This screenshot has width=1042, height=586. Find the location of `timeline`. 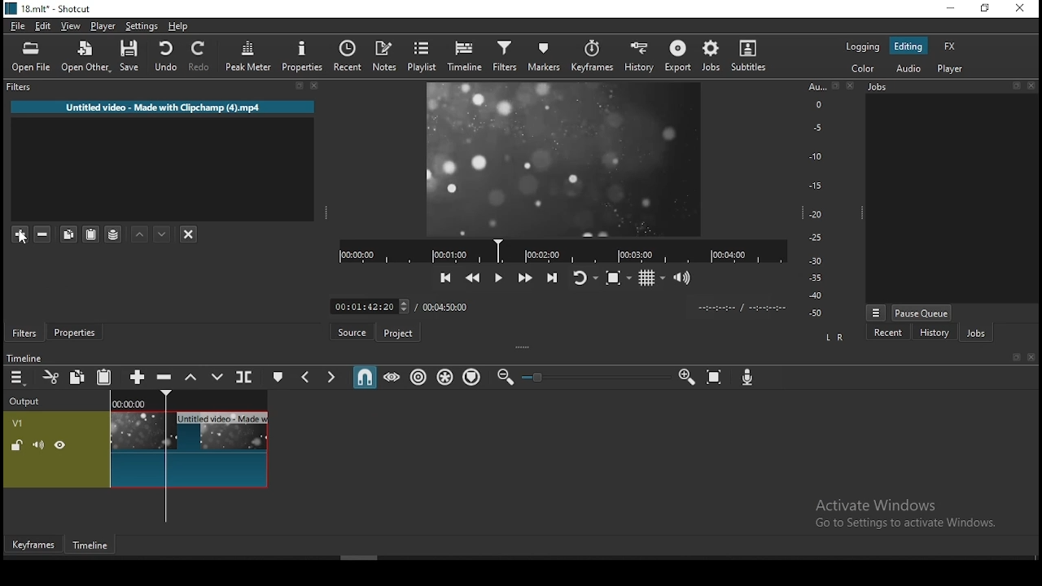

timeline is located at coordinates (92, 546).